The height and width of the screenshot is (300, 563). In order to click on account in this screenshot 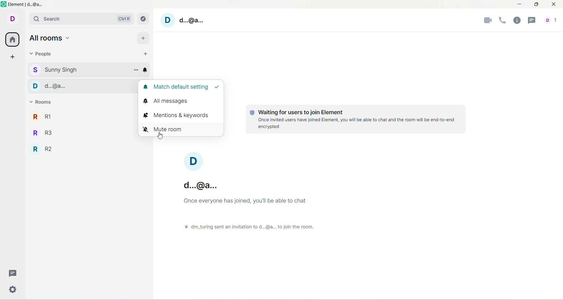, I will do `click(11, 19)`.